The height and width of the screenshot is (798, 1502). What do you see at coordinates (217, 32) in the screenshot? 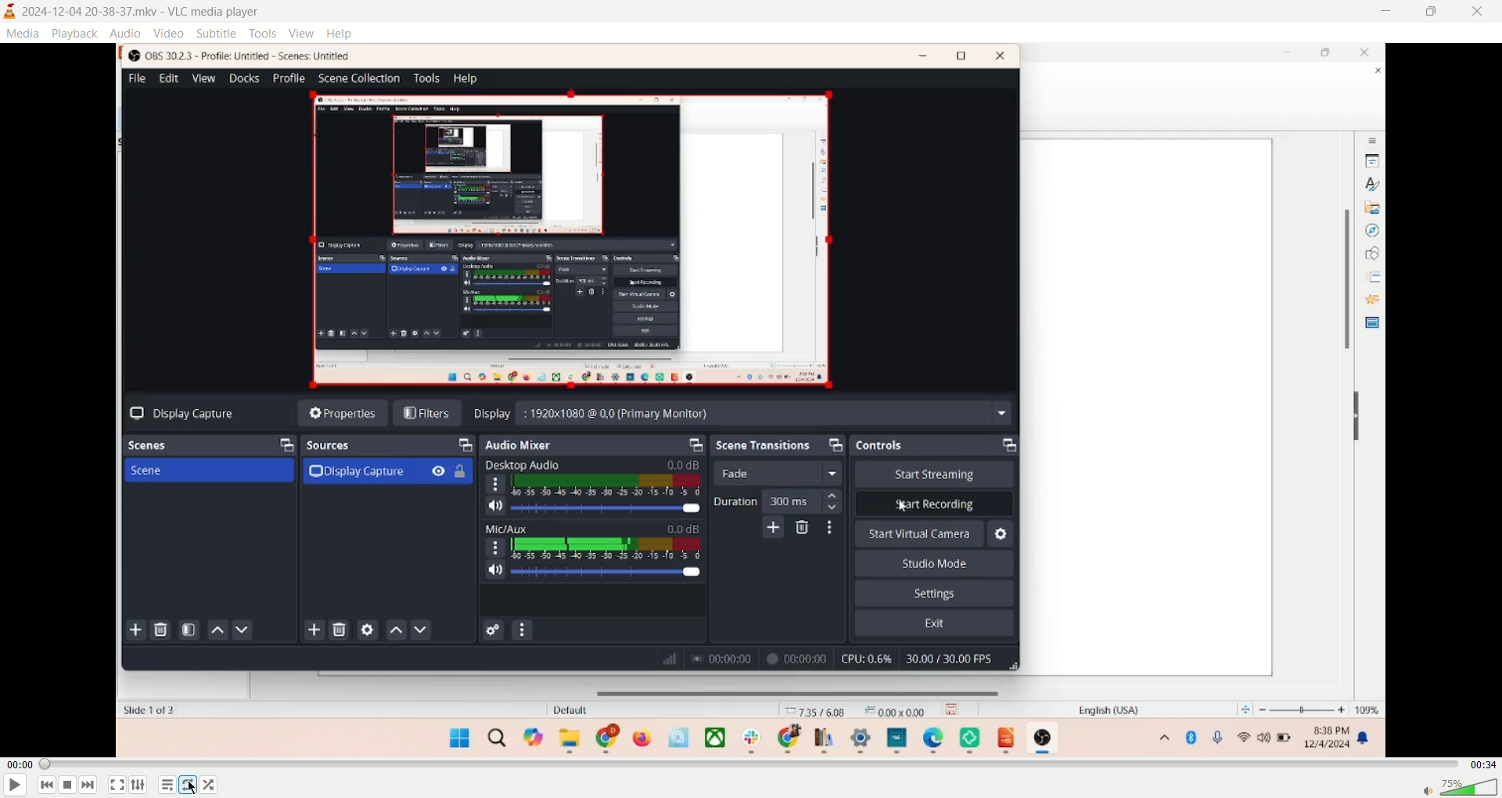
I see `subtitle` at bounding box center [217, 32].